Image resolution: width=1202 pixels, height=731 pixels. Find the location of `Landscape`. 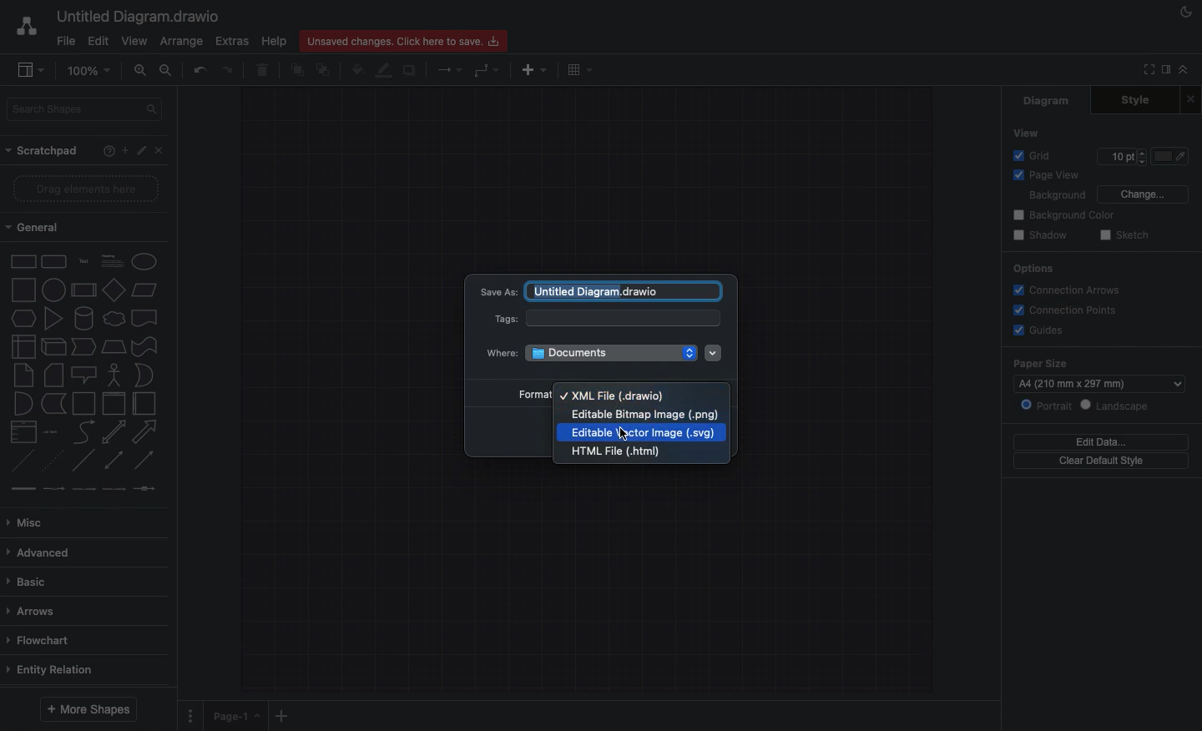

Landscape is located at coordinates (1122, 405).